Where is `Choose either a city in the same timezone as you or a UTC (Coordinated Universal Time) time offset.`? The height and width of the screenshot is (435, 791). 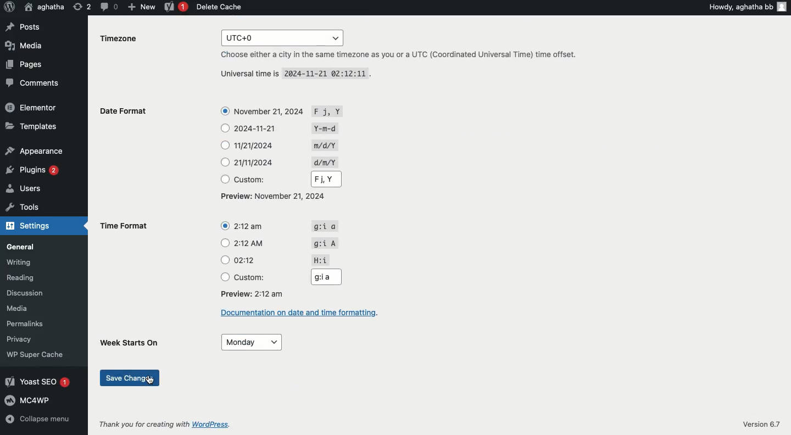 Choose either a city in the same timezone as you or a UTC (Coordinated Universal Time) time offset. is located at coordinates (399, 55).